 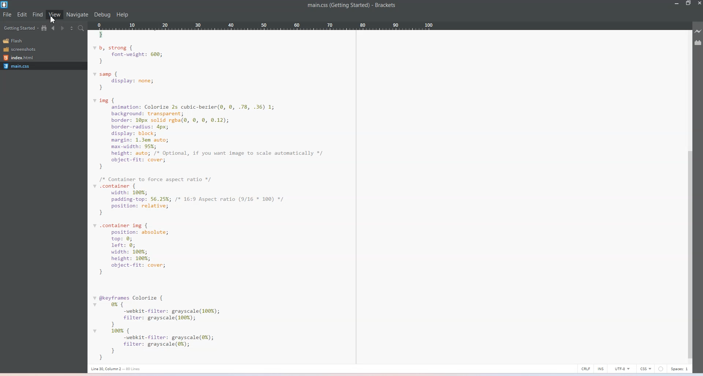 What do you see at coordinates (82, 28) in the screenshot?
I see `Find in files` at bounding box center [82, 28].